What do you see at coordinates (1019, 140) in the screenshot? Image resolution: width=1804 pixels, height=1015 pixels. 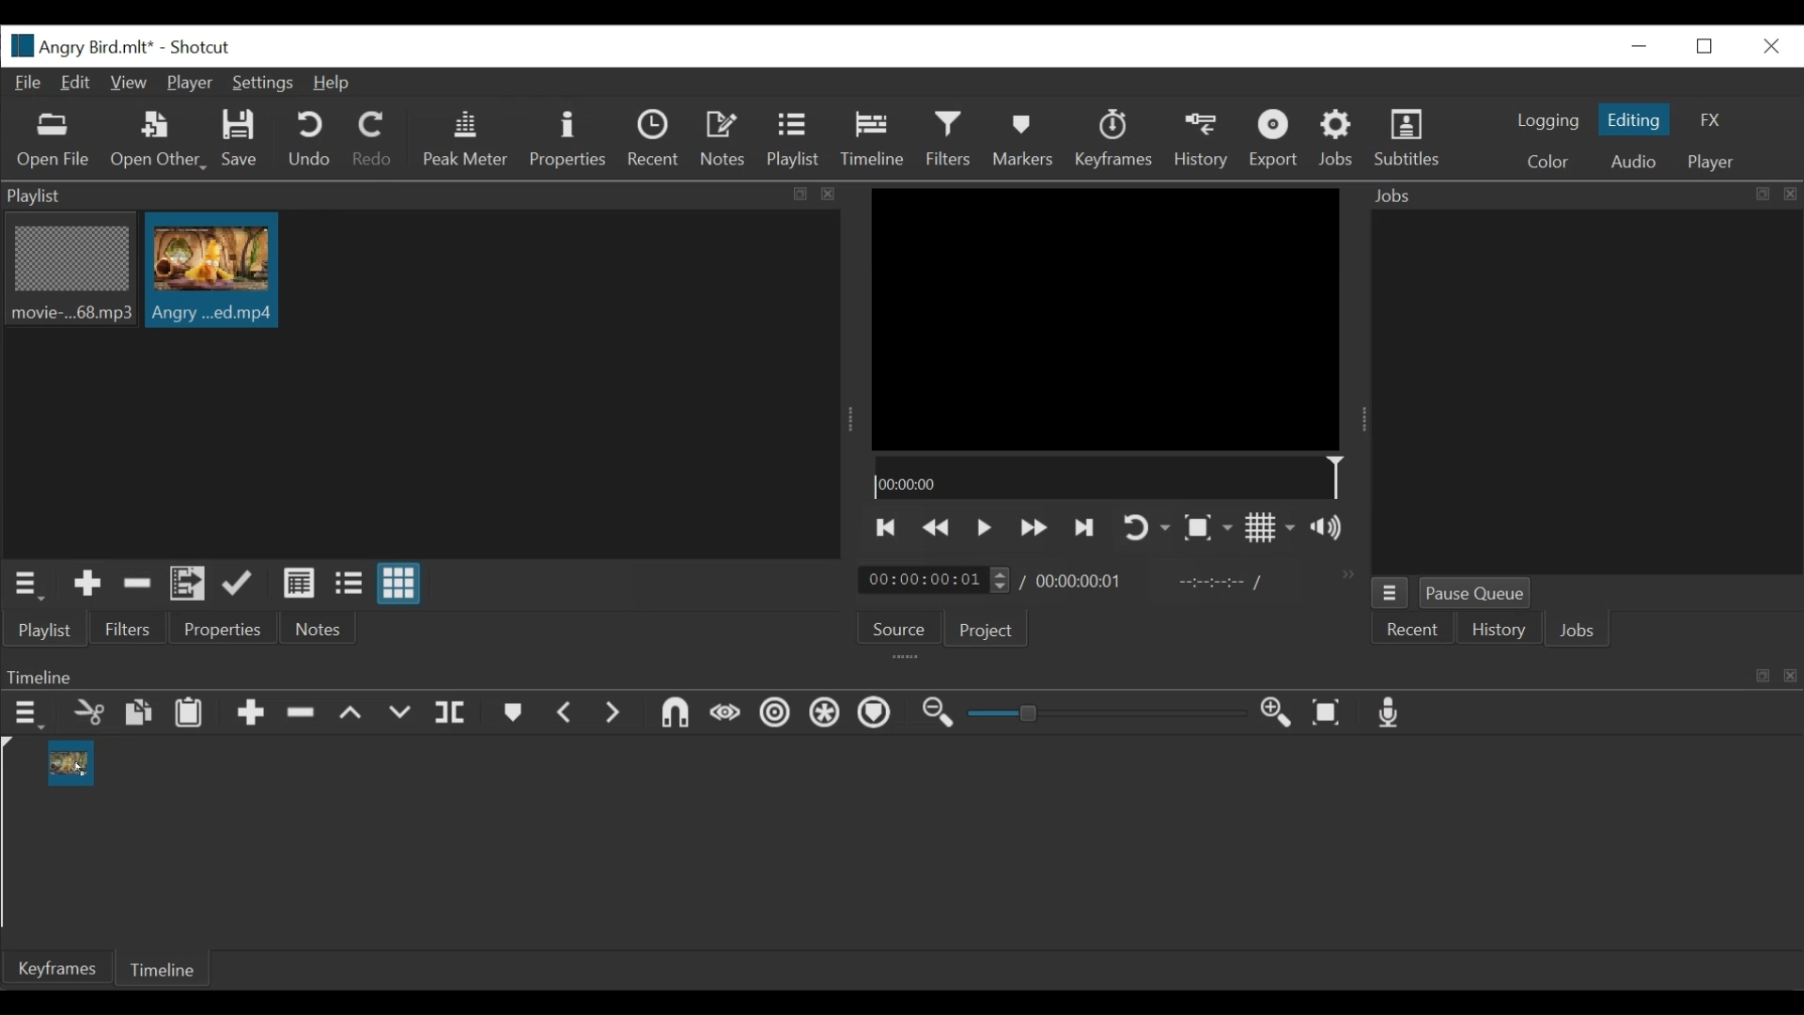 I see `Markers` at bounding box center [1019, 140].